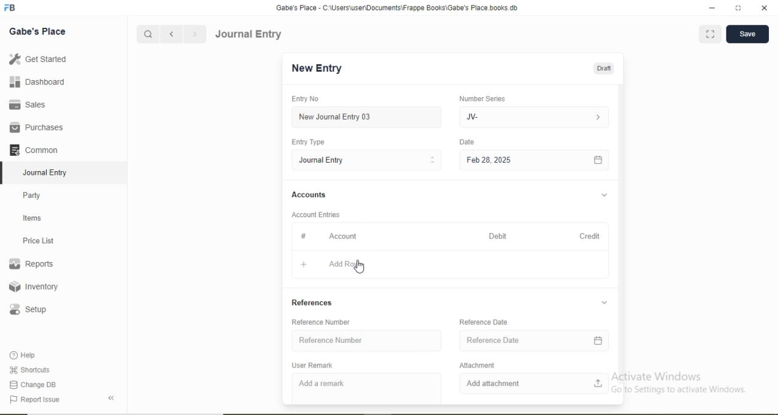 This screenshot has width=778, height=415. Describe the element at coordinates (331, 340) in the screenshot. I see `Reference Number` at that location.